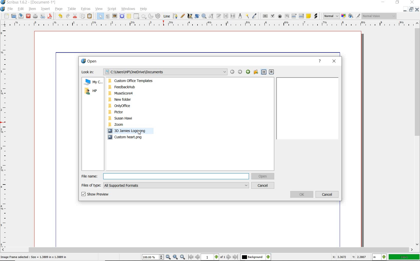 The image size is (420, 261). I want to click on Previous Page, so click(198, 258).